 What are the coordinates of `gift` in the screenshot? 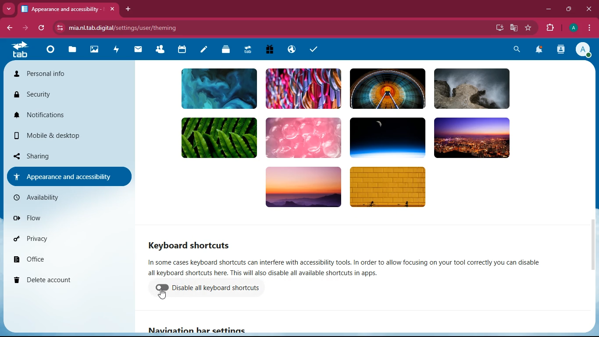 It's located at (270, 49).